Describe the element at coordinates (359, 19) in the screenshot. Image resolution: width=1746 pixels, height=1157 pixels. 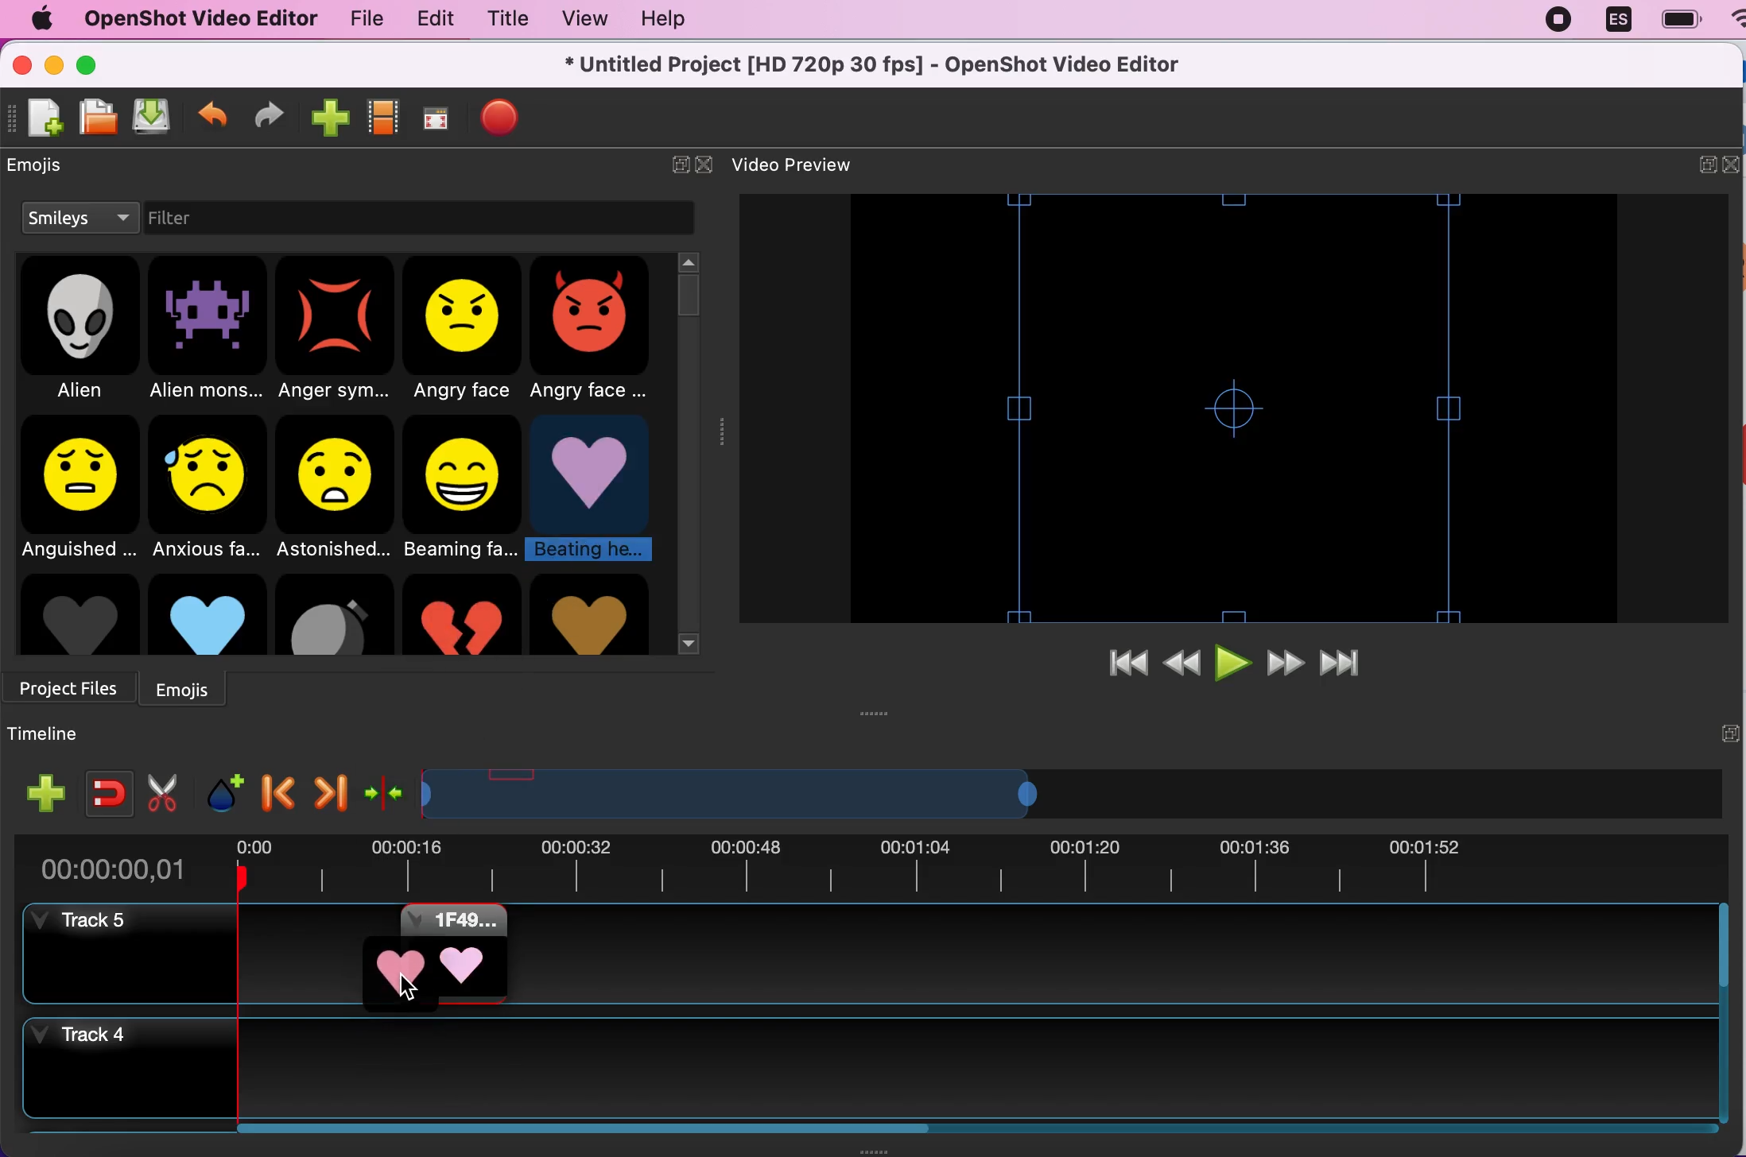
I see `file` at that location.